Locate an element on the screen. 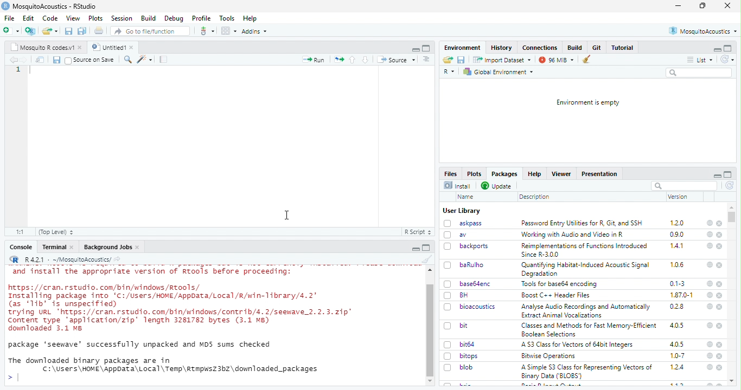 This screenshot has width=741, height=390. bioacoustics is located at coordinates (479, 307).